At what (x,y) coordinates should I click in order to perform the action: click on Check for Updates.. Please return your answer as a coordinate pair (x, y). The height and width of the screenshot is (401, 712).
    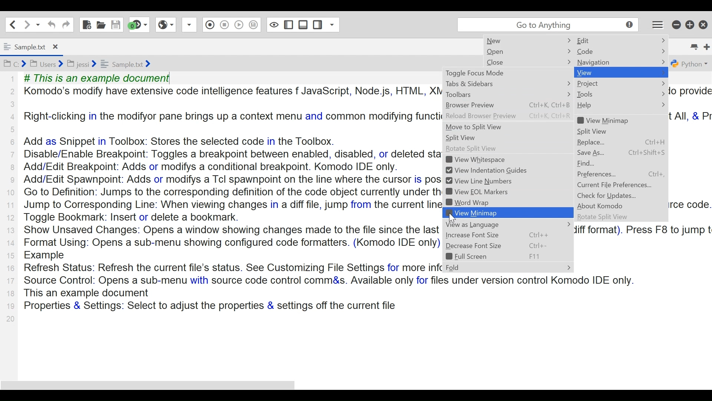
    Looking at the image, I should click on (607, 195).